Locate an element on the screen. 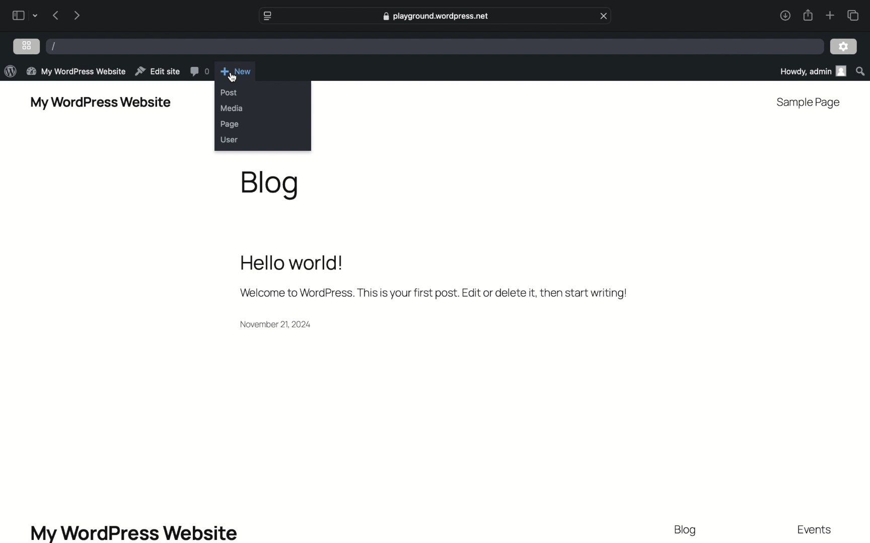 This screenshot has width=870, height=543. cursor is located at coordinates (233, 77).